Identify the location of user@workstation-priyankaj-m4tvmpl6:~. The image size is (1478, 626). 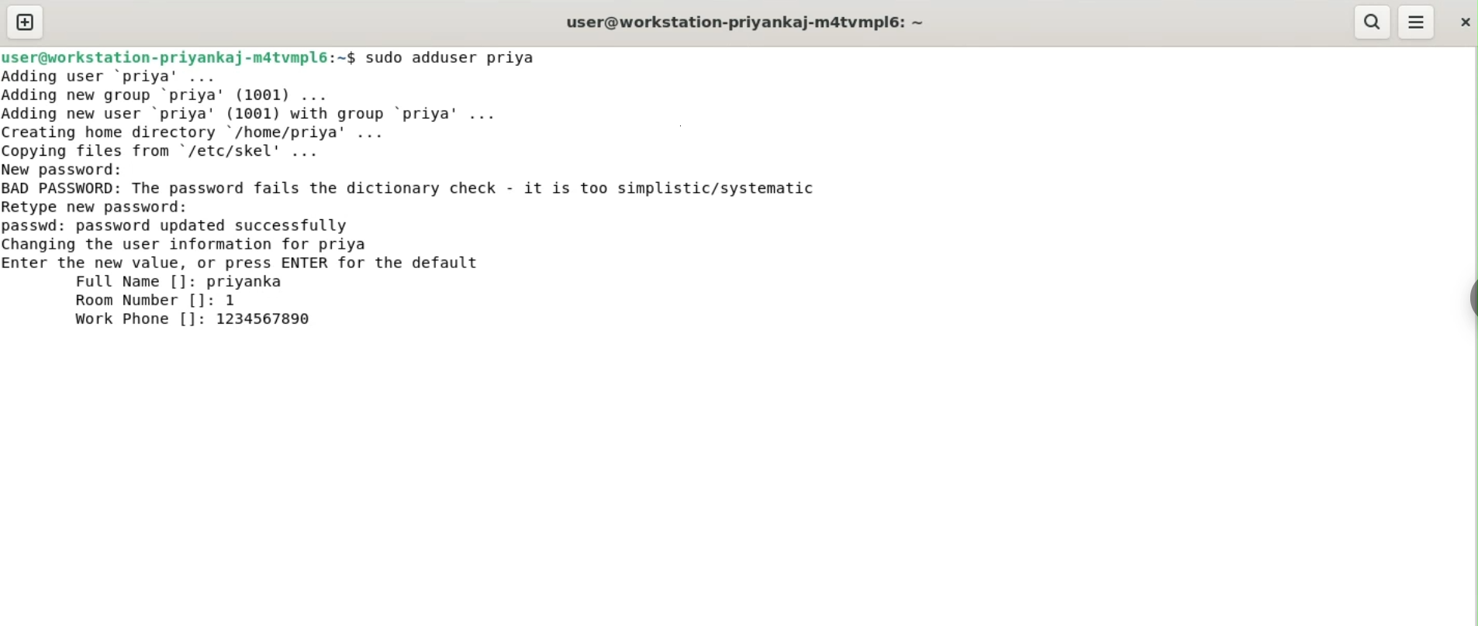
(742, 22).